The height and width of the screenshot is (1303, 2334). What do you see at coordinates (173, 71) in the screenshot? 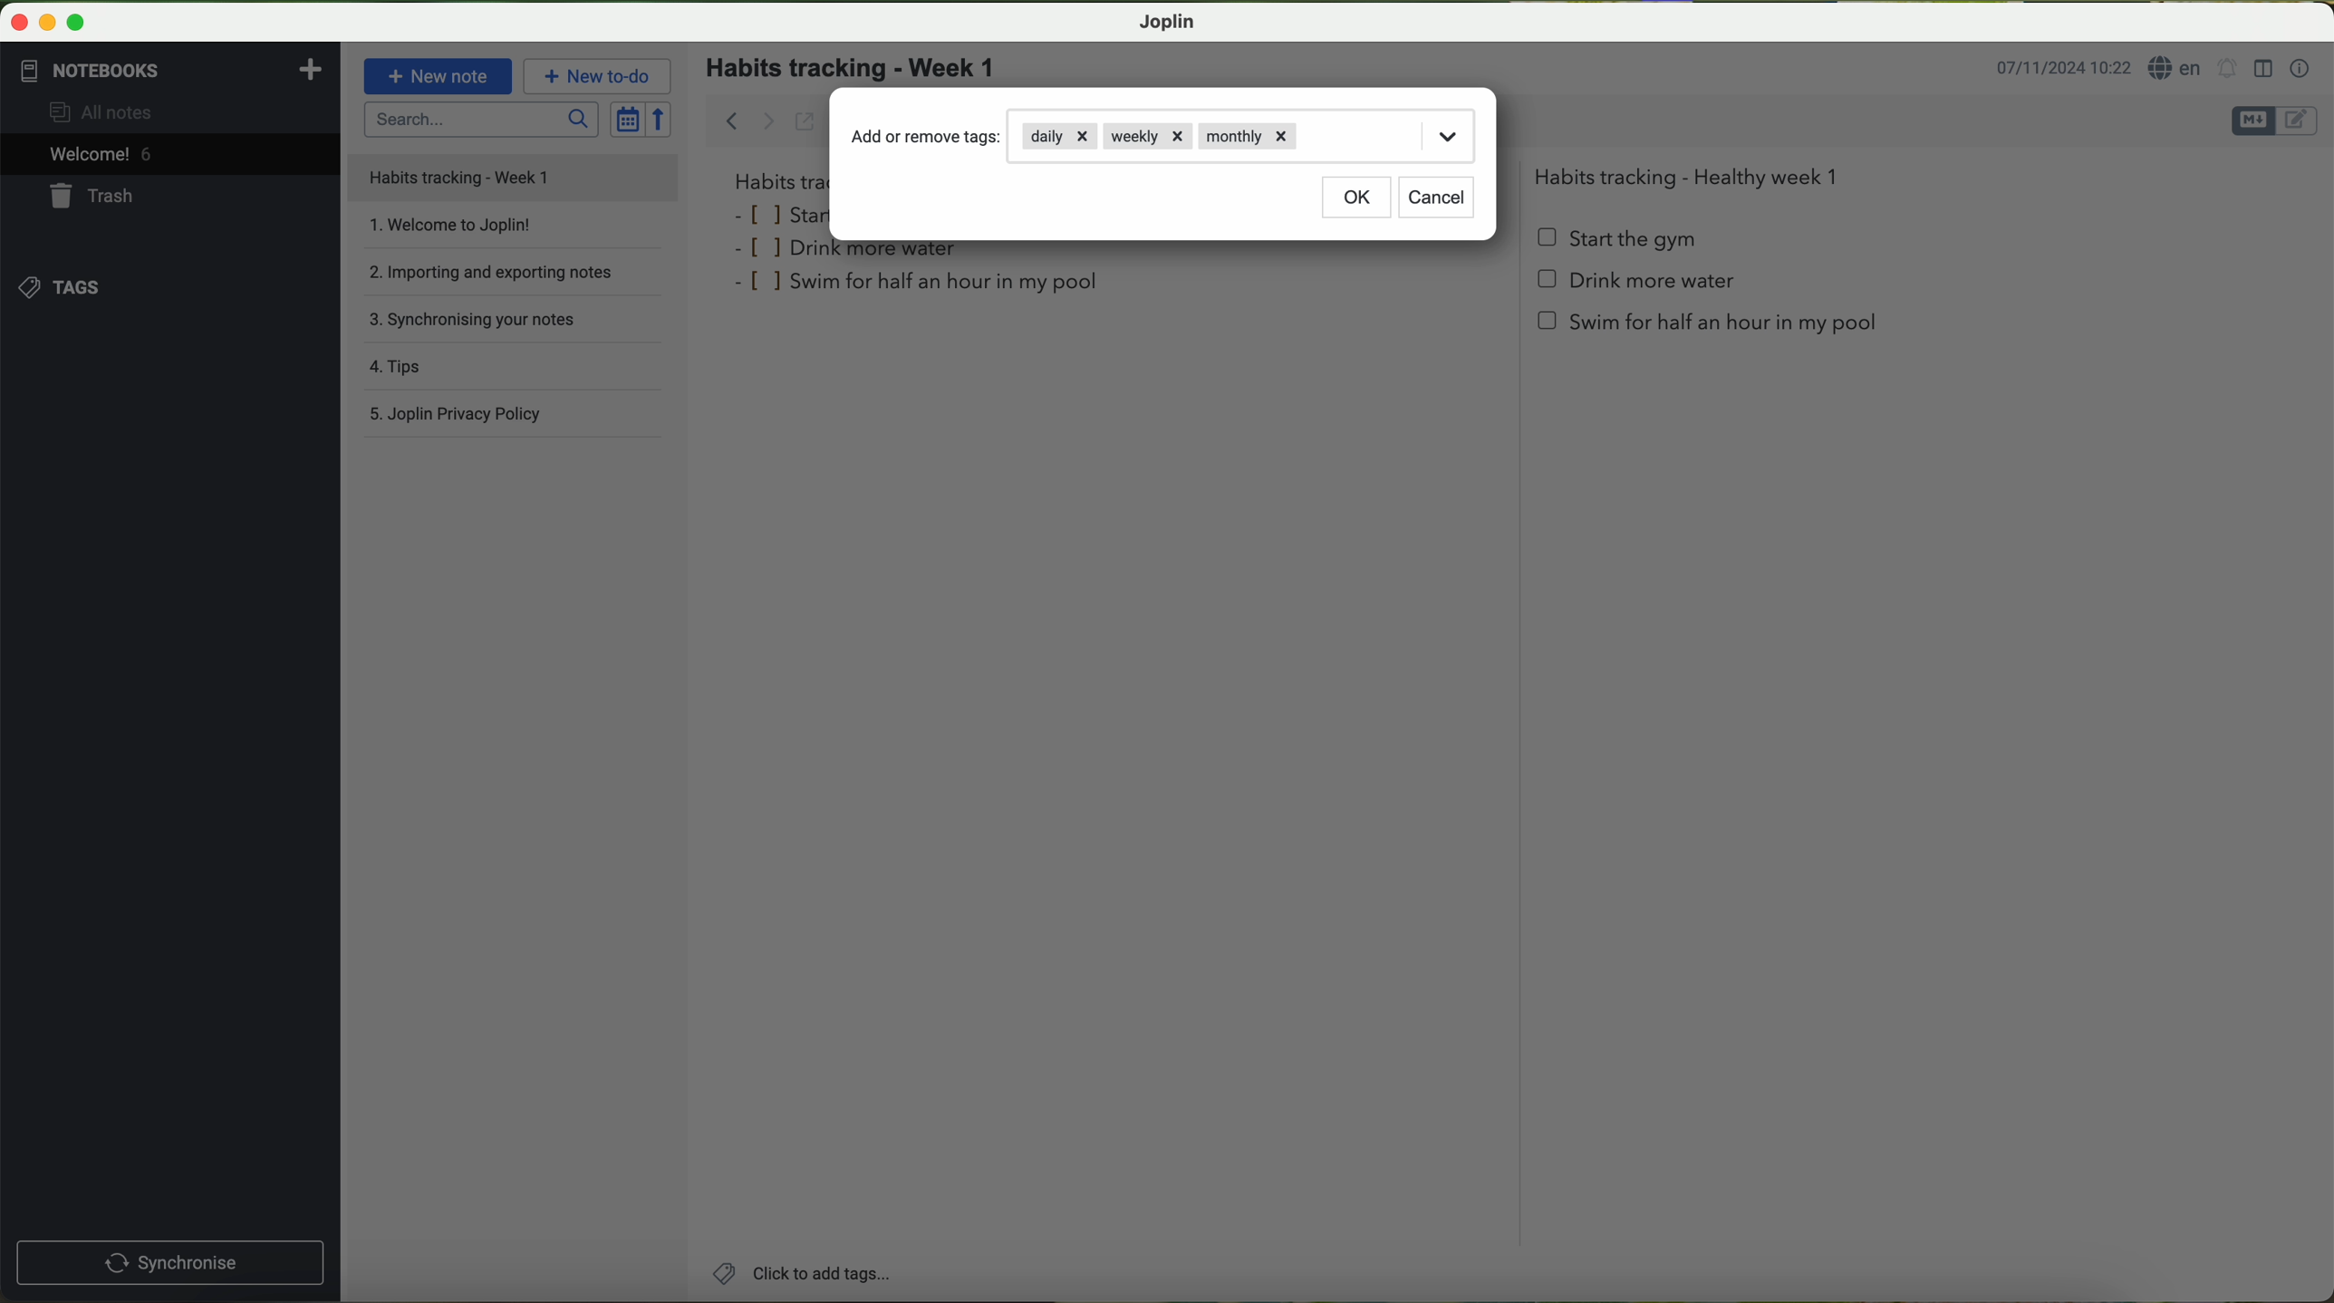
I see `notebooks tab` at bounding box center [173, 71].